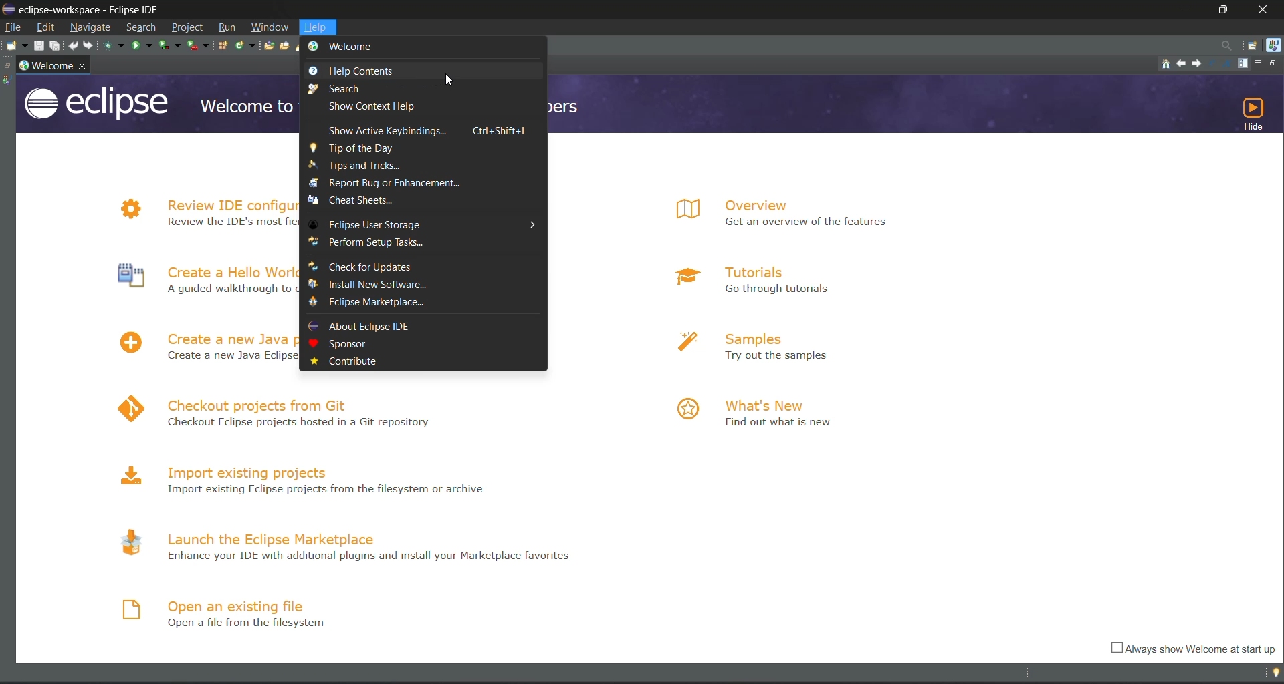 Image resolution: width=1284 pixels, height=684 pixels. I want to click on perform setup task.., so click(379, 241).